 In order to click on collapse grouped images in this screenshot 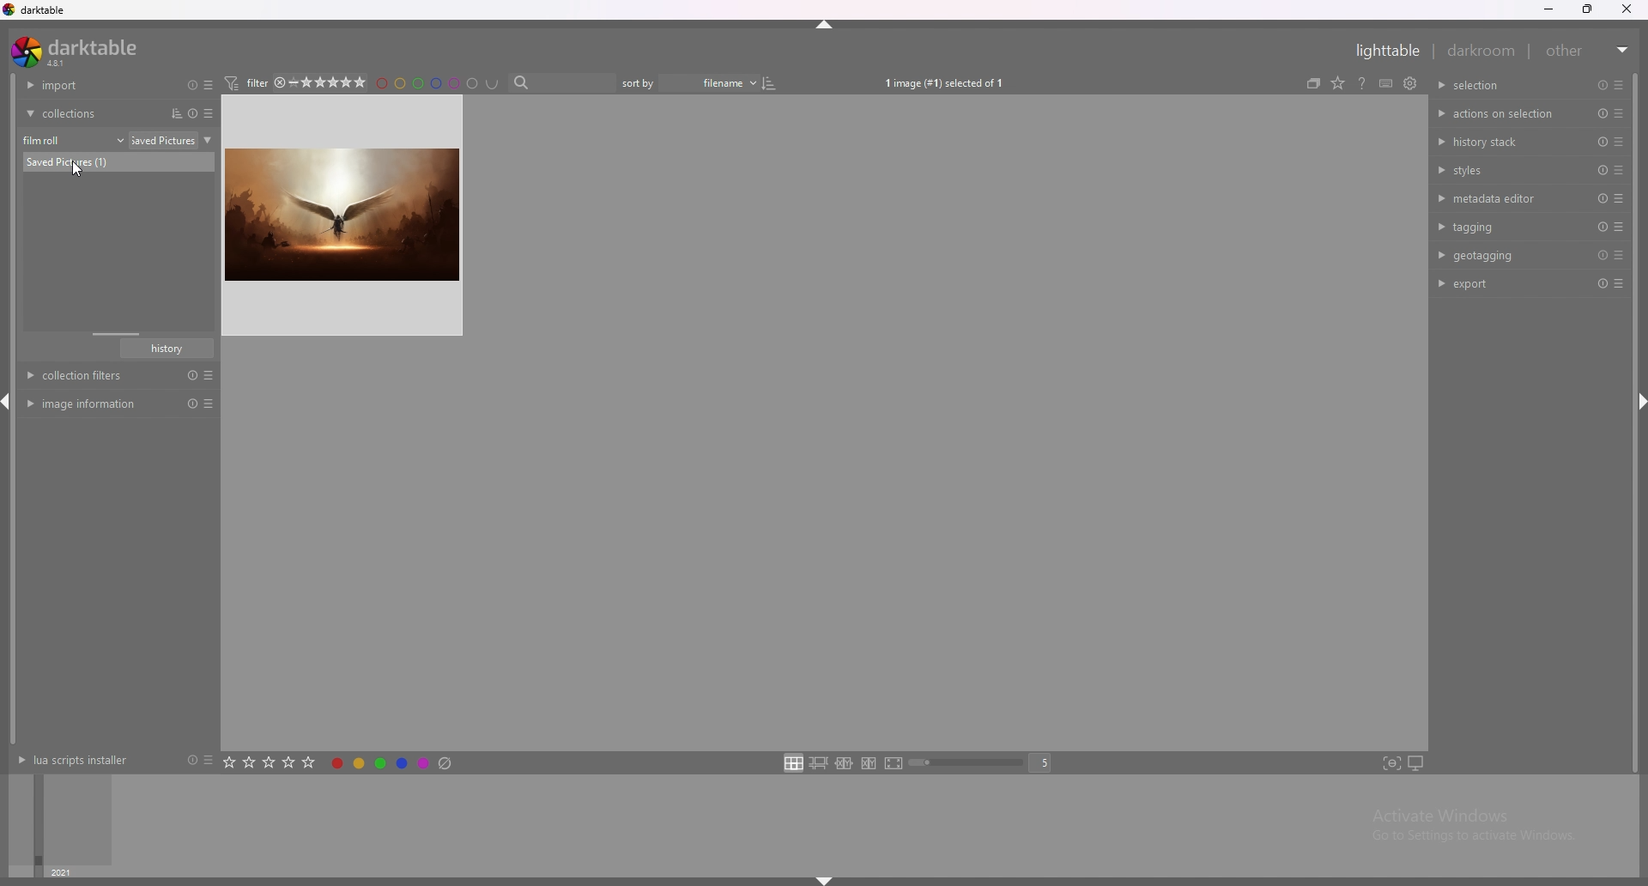, I will do `click(1333, 82)`.